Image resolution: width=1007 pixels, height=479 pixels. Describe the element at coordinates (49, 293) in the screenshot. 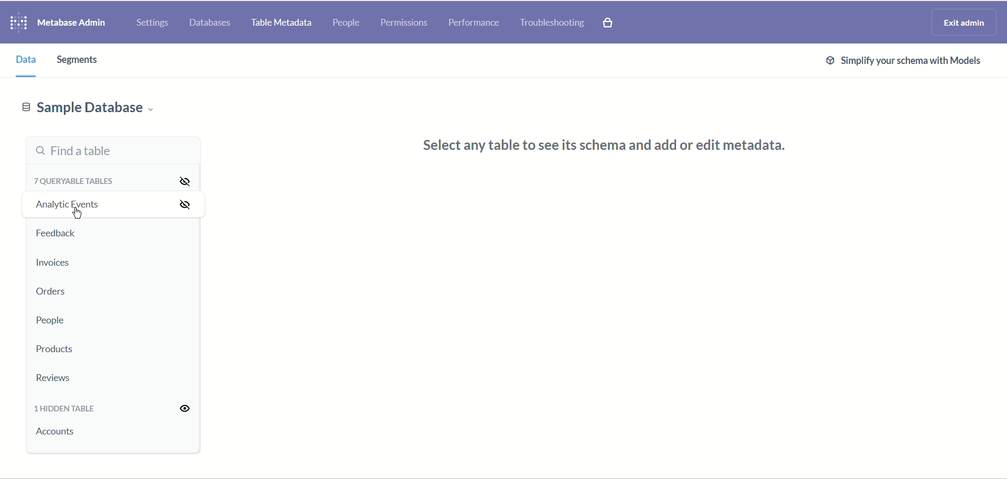

I see `orders` at that location.